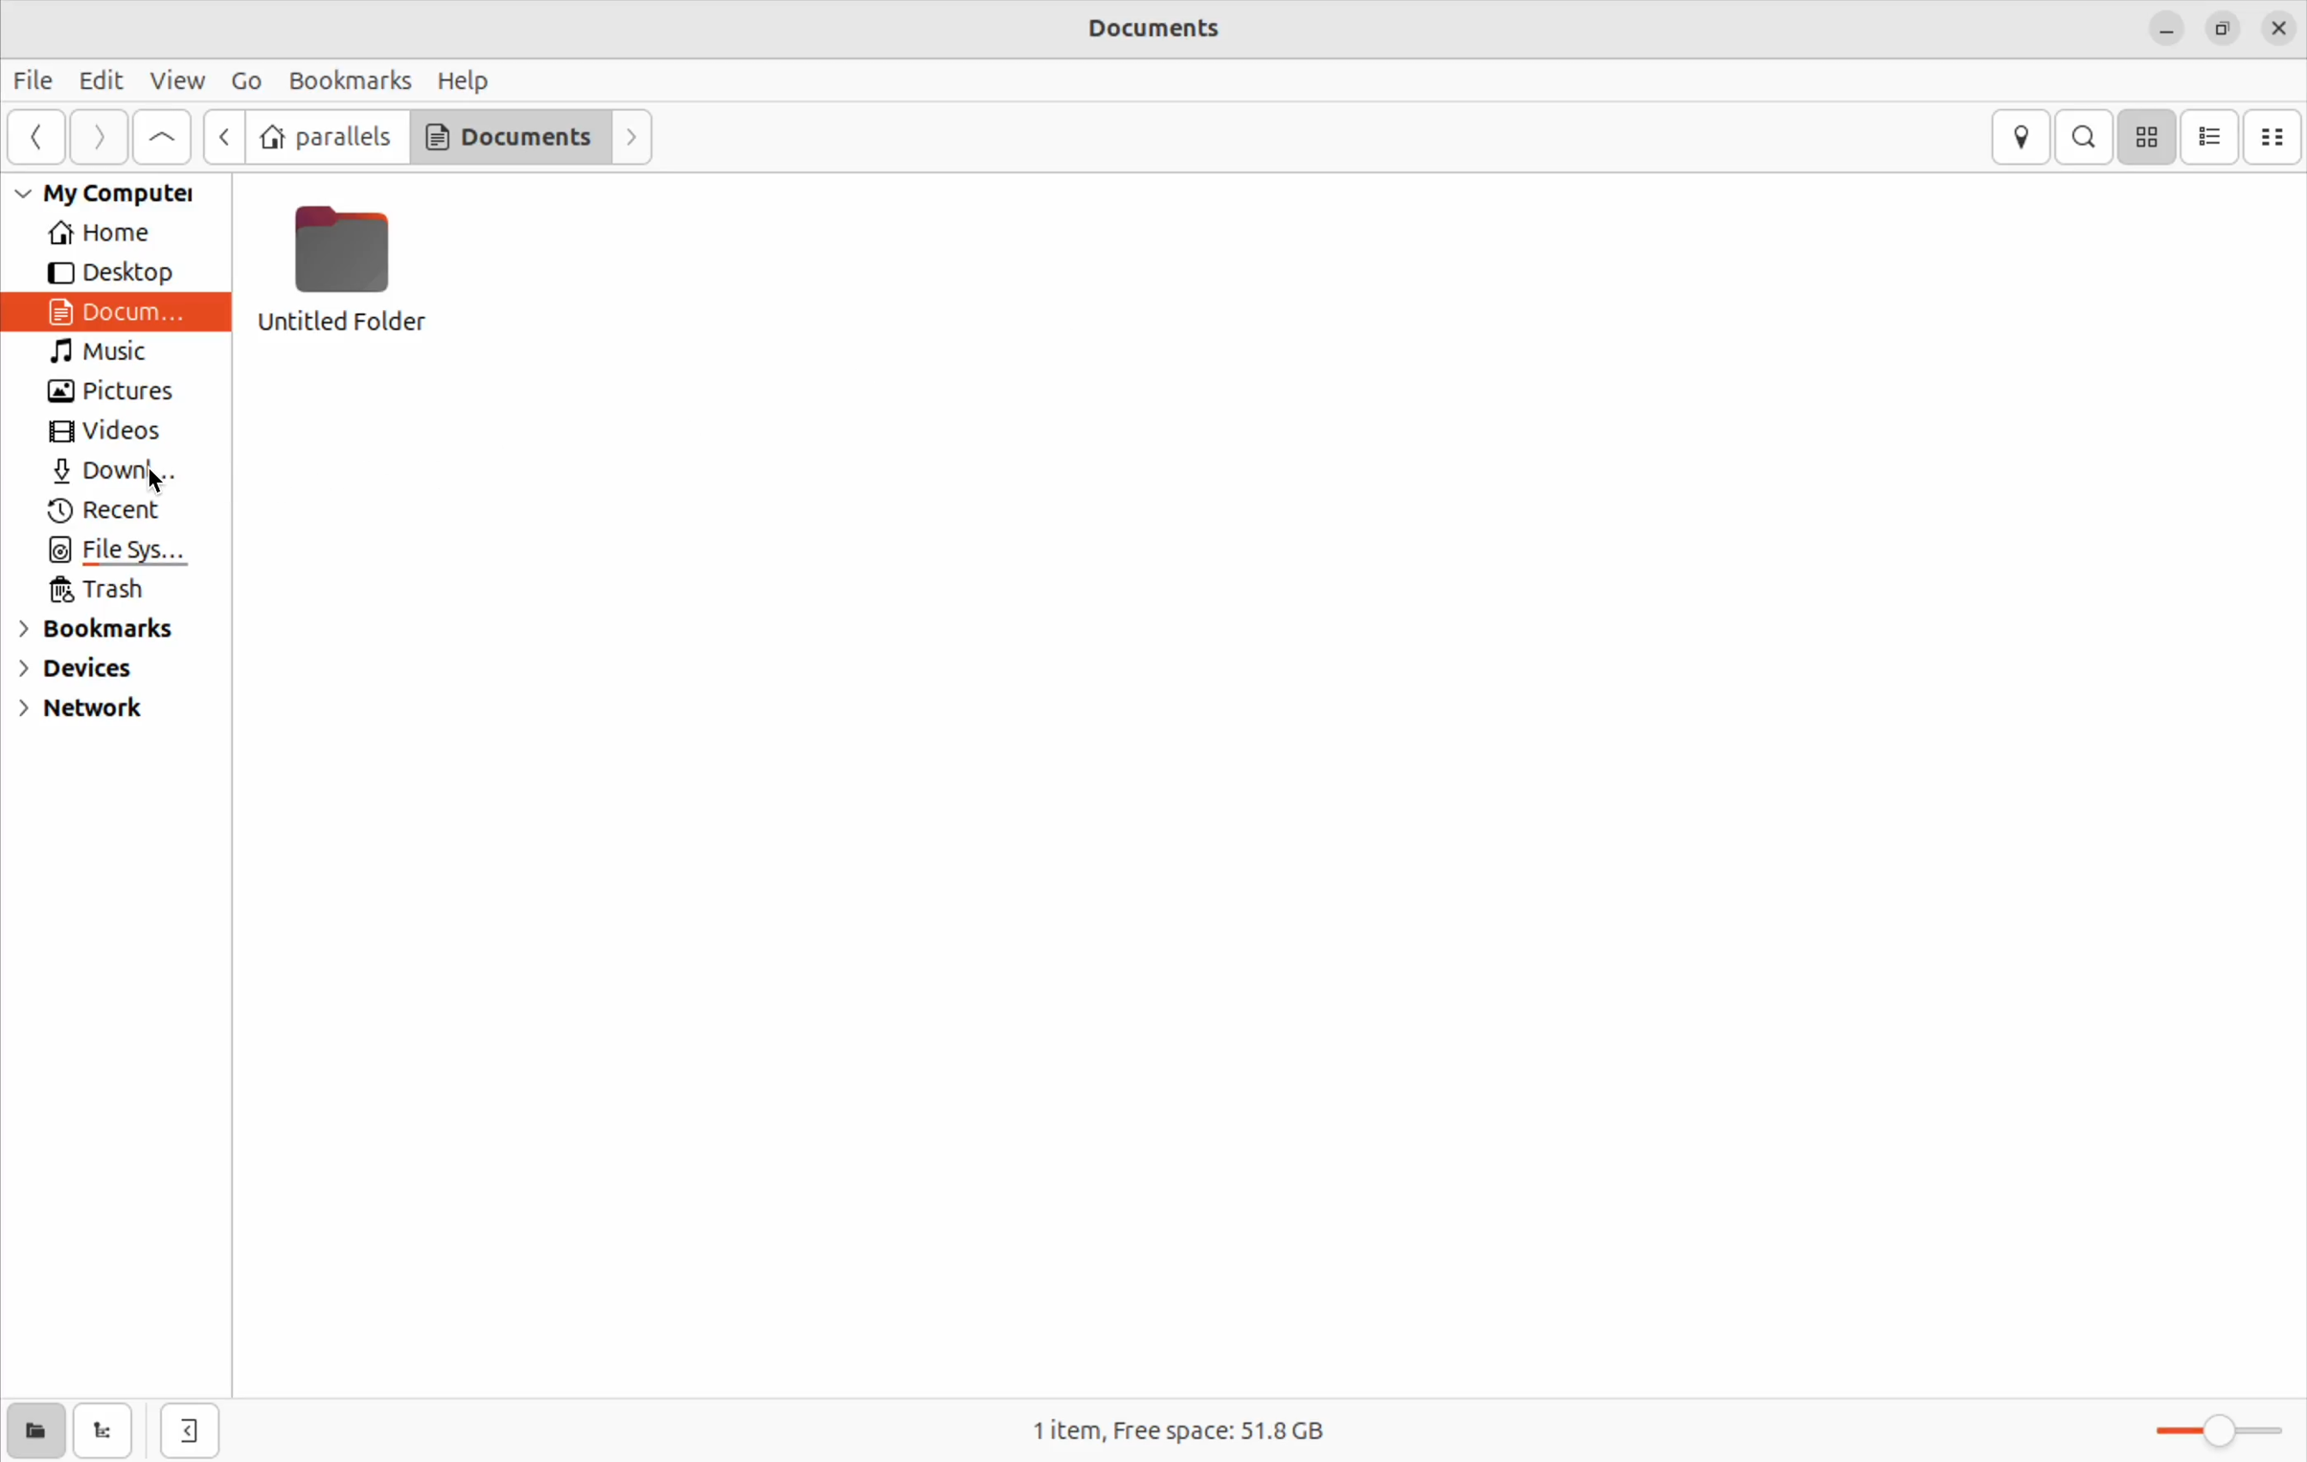  Describe the element at coordinates (110, 438) in the screenshot. I see `videos` at that location.